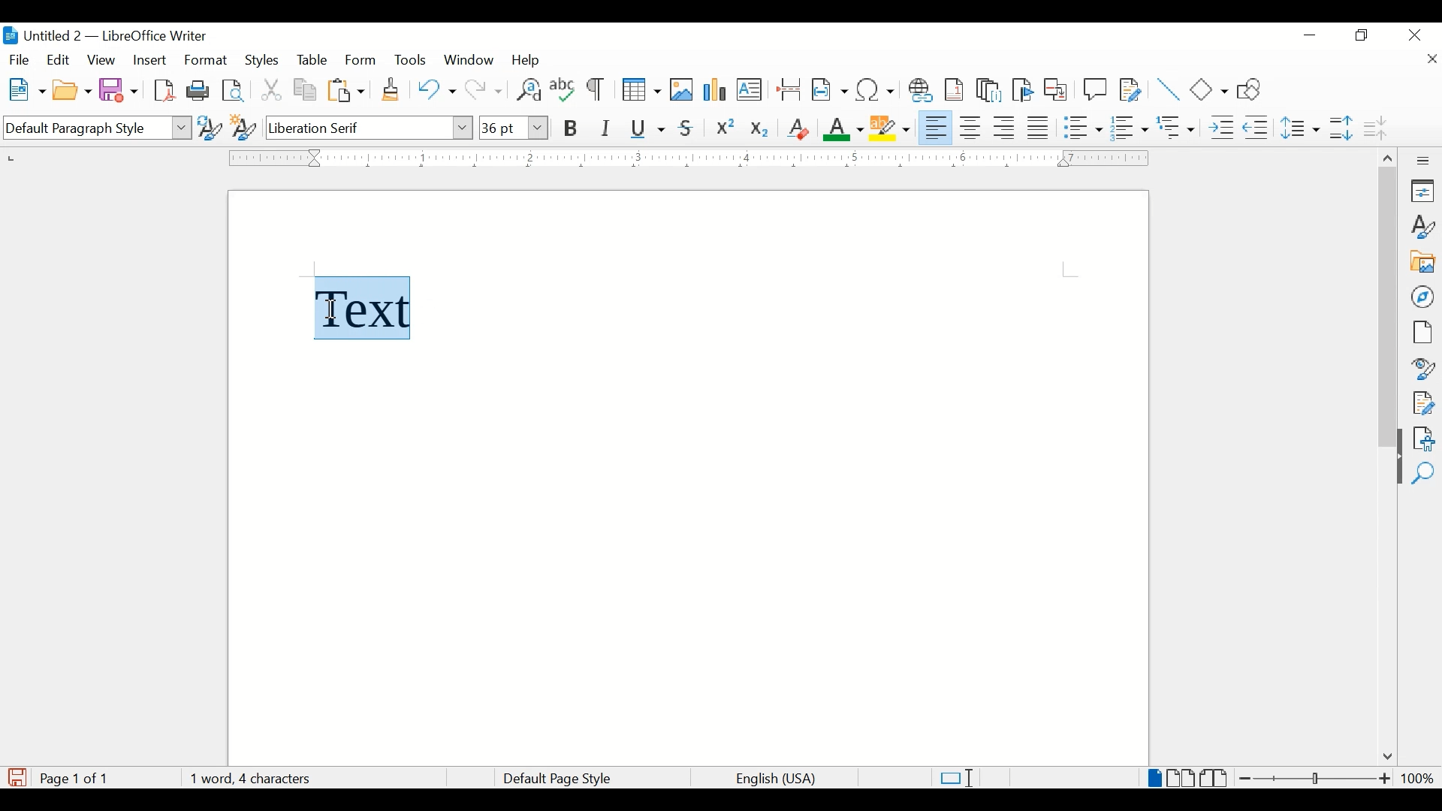 The height and width of the screenshot is (811, 1442). What do you see at coordinates (1129, 127) in the screenshot?
I see `toggle ordered list` at bounding box center [1129, 127].